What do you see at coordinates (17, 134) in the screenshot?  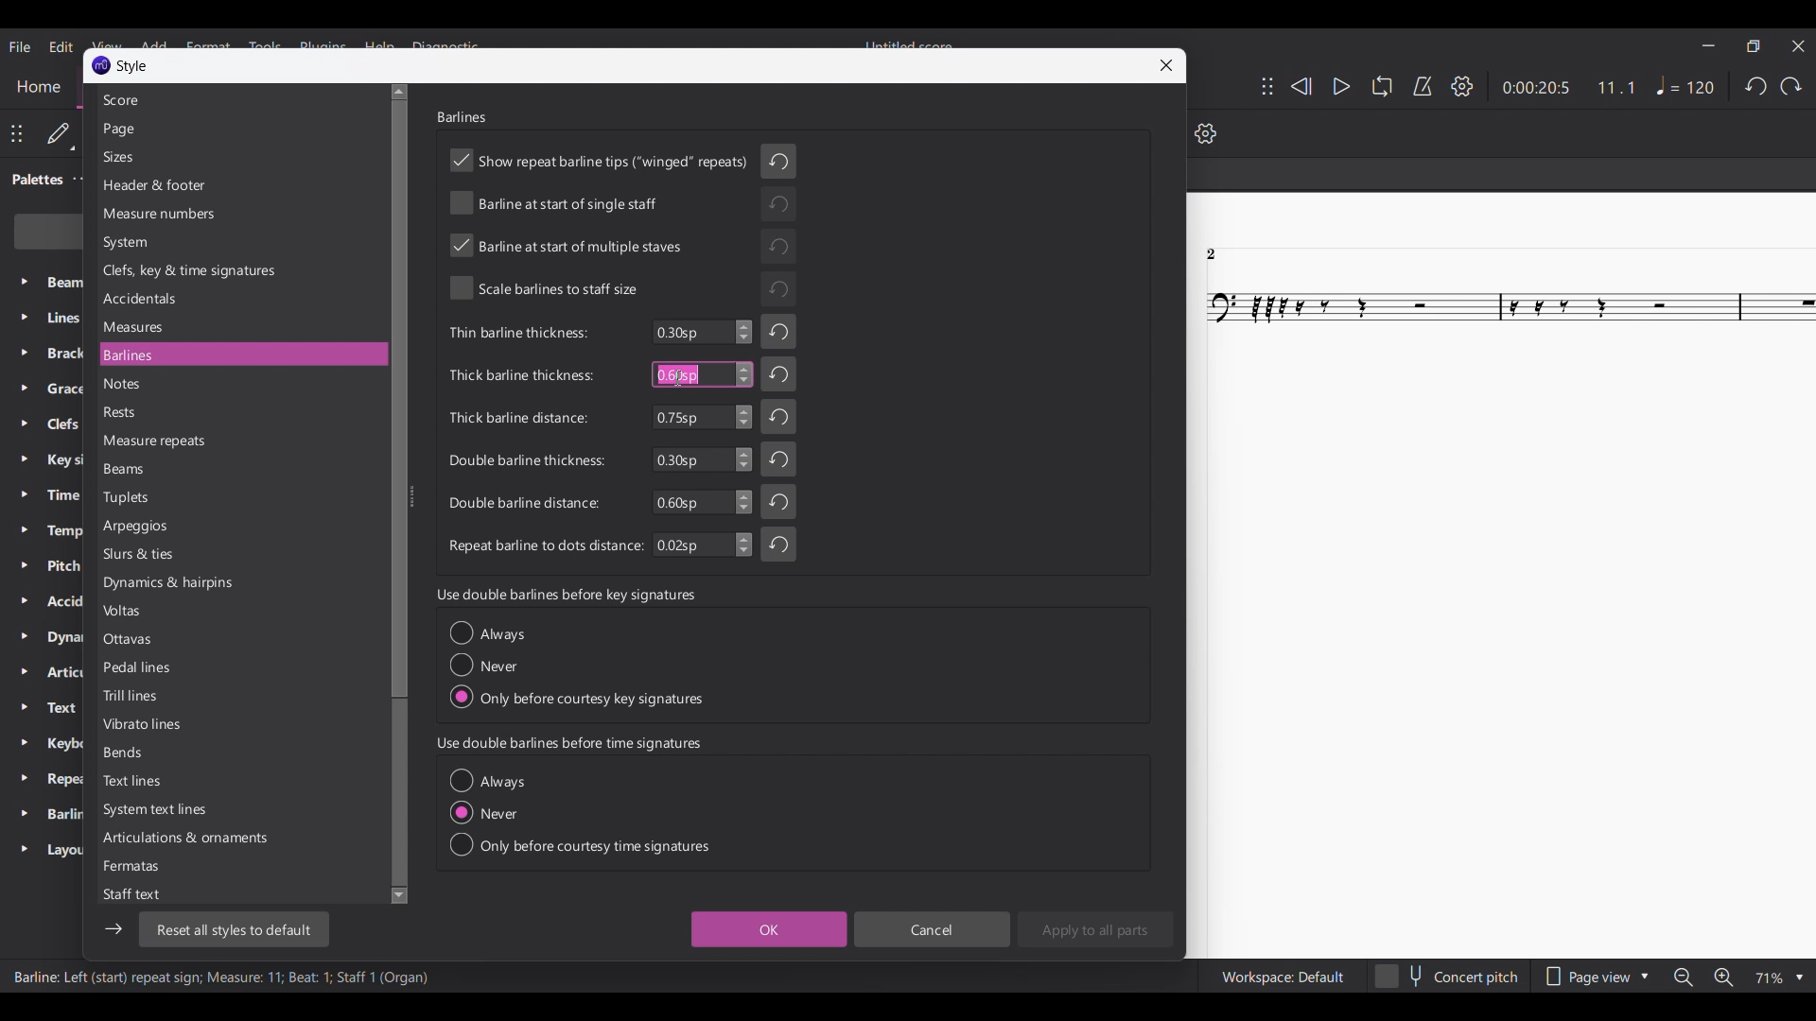 I see `Change toolbar position` at bounding box center [17, 134].